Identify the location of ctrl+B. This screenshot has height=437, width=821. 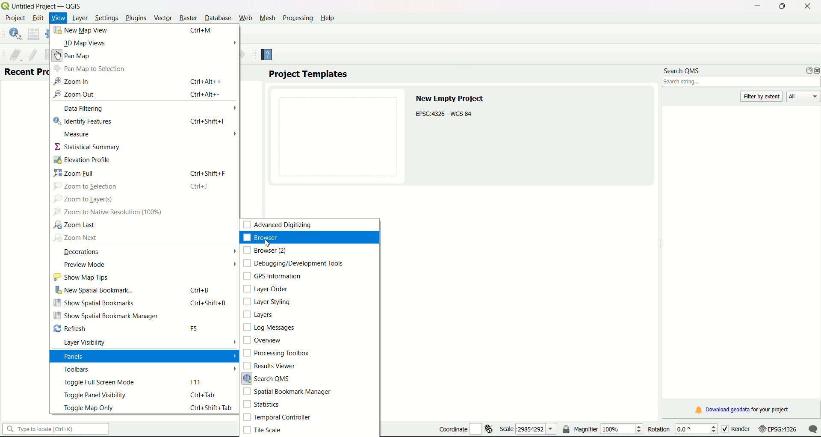
(201, 290).